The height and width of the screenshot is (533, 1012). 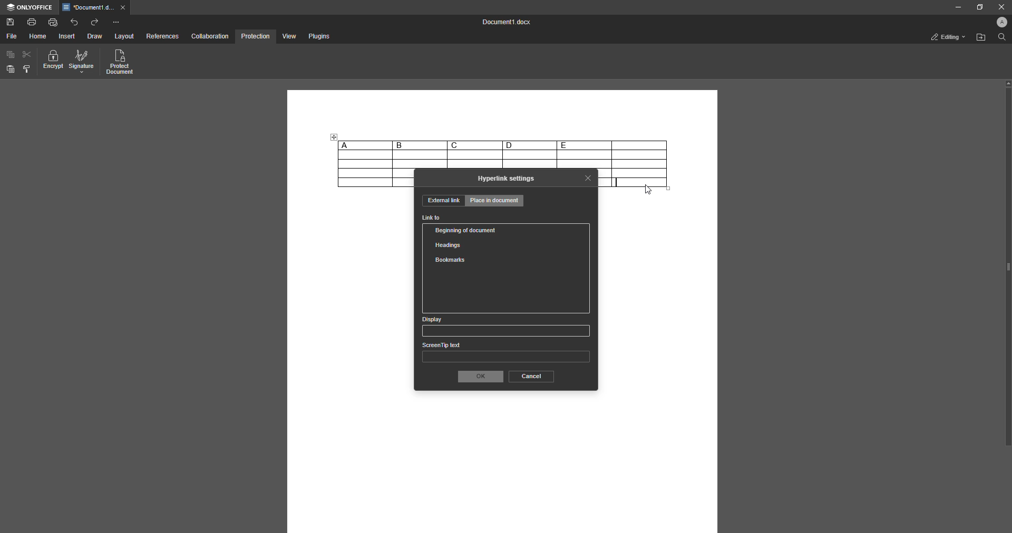 What do you see at coordinates (11, 23) in the screenshot?
I see `Save` at bounding box center [11, 23].